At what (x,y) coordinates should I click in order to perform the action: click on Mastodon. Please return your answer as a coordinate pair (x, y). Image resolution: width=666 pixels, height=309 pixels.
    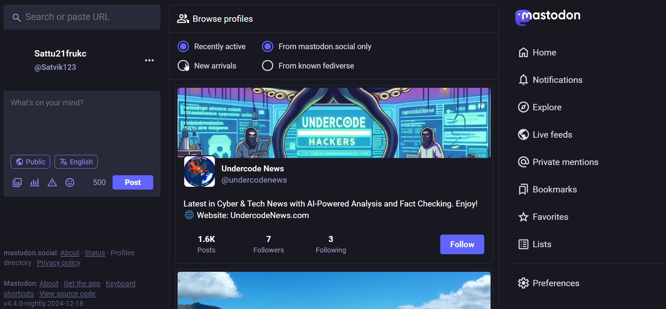
    Looking at the image, I should click on (559, 16).